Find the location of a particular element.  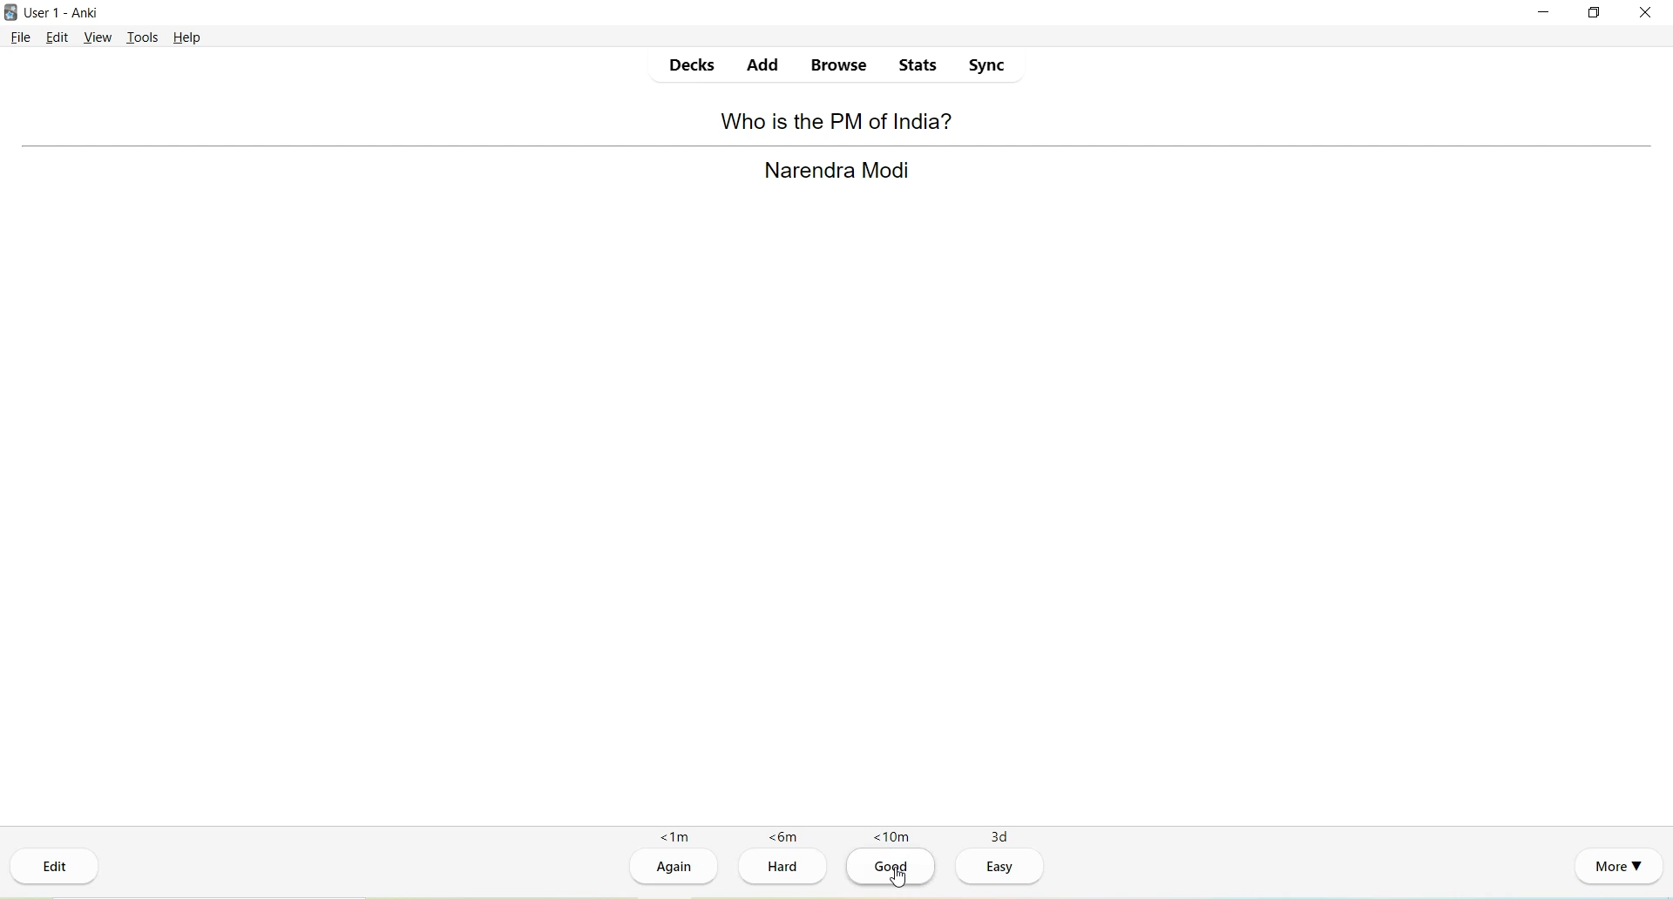

Decks is located at coordinates (696, 67).